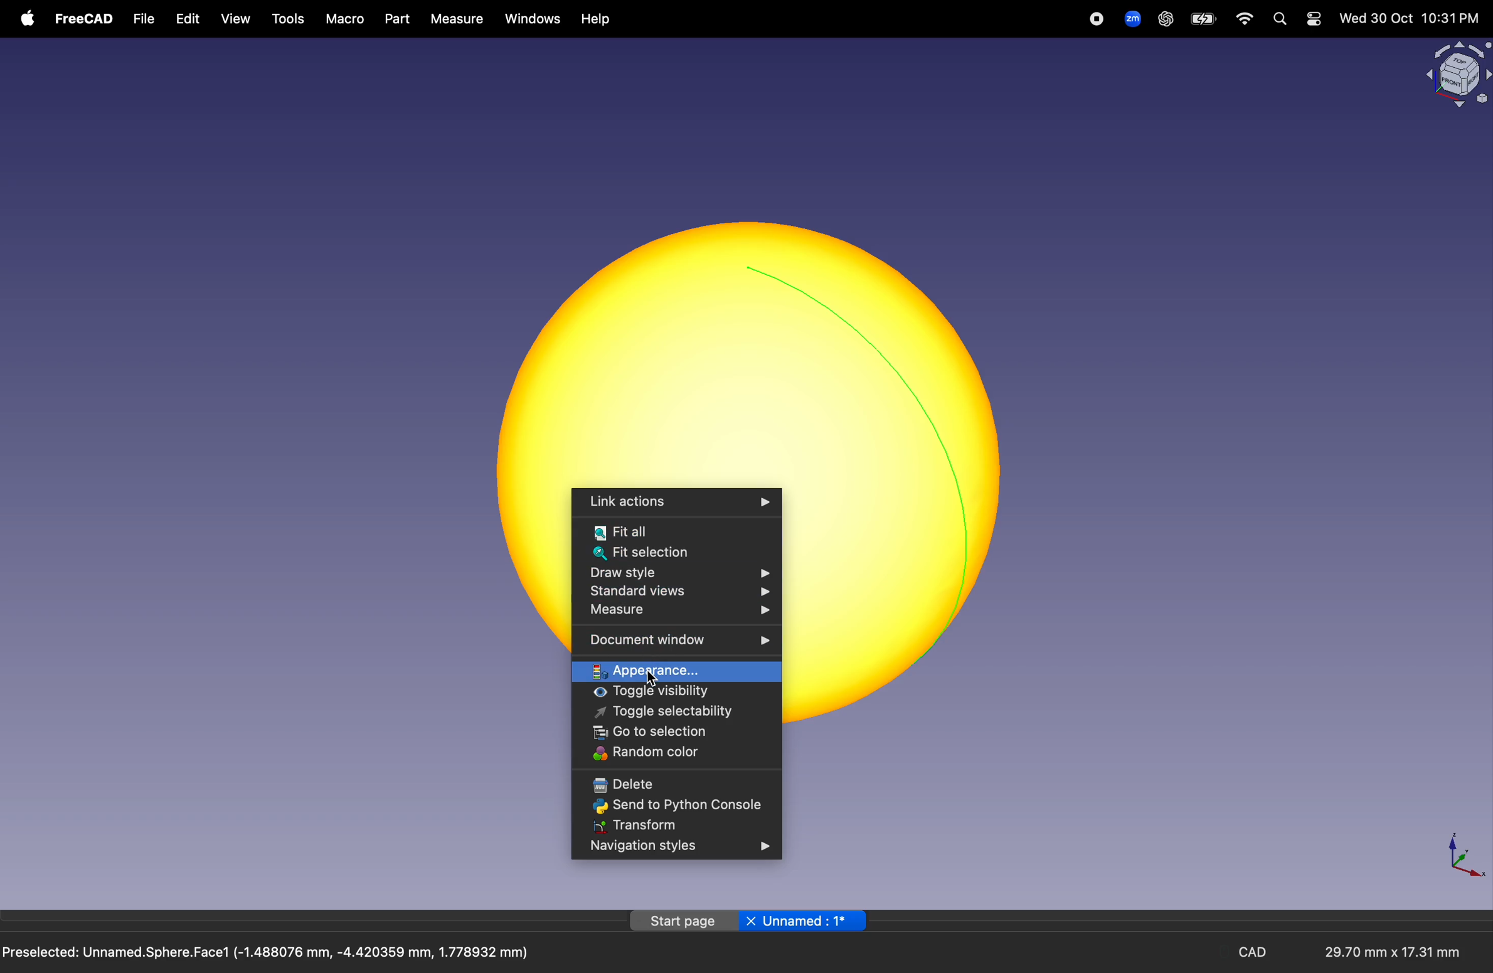 The height and width of the screenshot is (973, 1493). Describe the element at coordinates (1203, 19) in the screenshot. I see `battery` at that location.